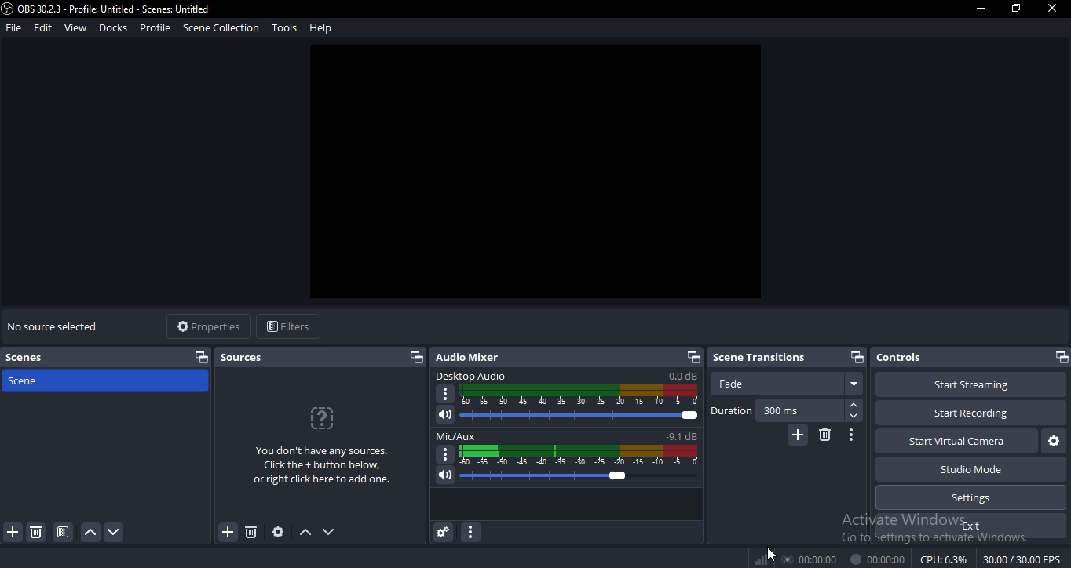 The height and width of the screenshot is (568, 1071). Describe the element at coordinates (50, 380) in the screenshot. I see `scene` at that location.